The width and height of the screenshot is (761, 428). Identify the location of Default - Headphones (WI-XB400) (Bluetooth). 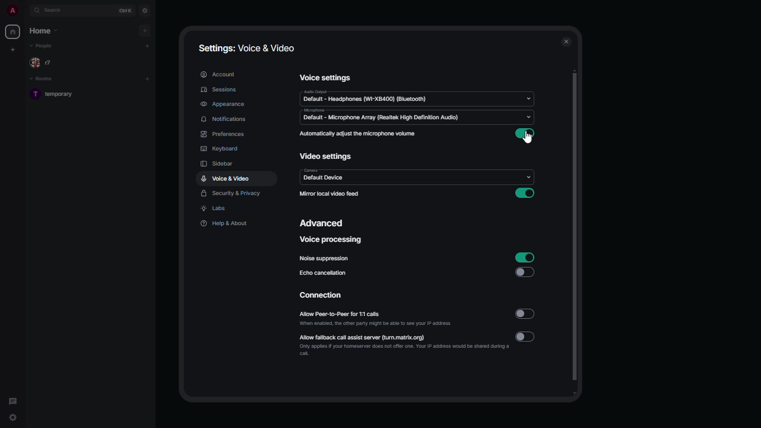
(375, 98).